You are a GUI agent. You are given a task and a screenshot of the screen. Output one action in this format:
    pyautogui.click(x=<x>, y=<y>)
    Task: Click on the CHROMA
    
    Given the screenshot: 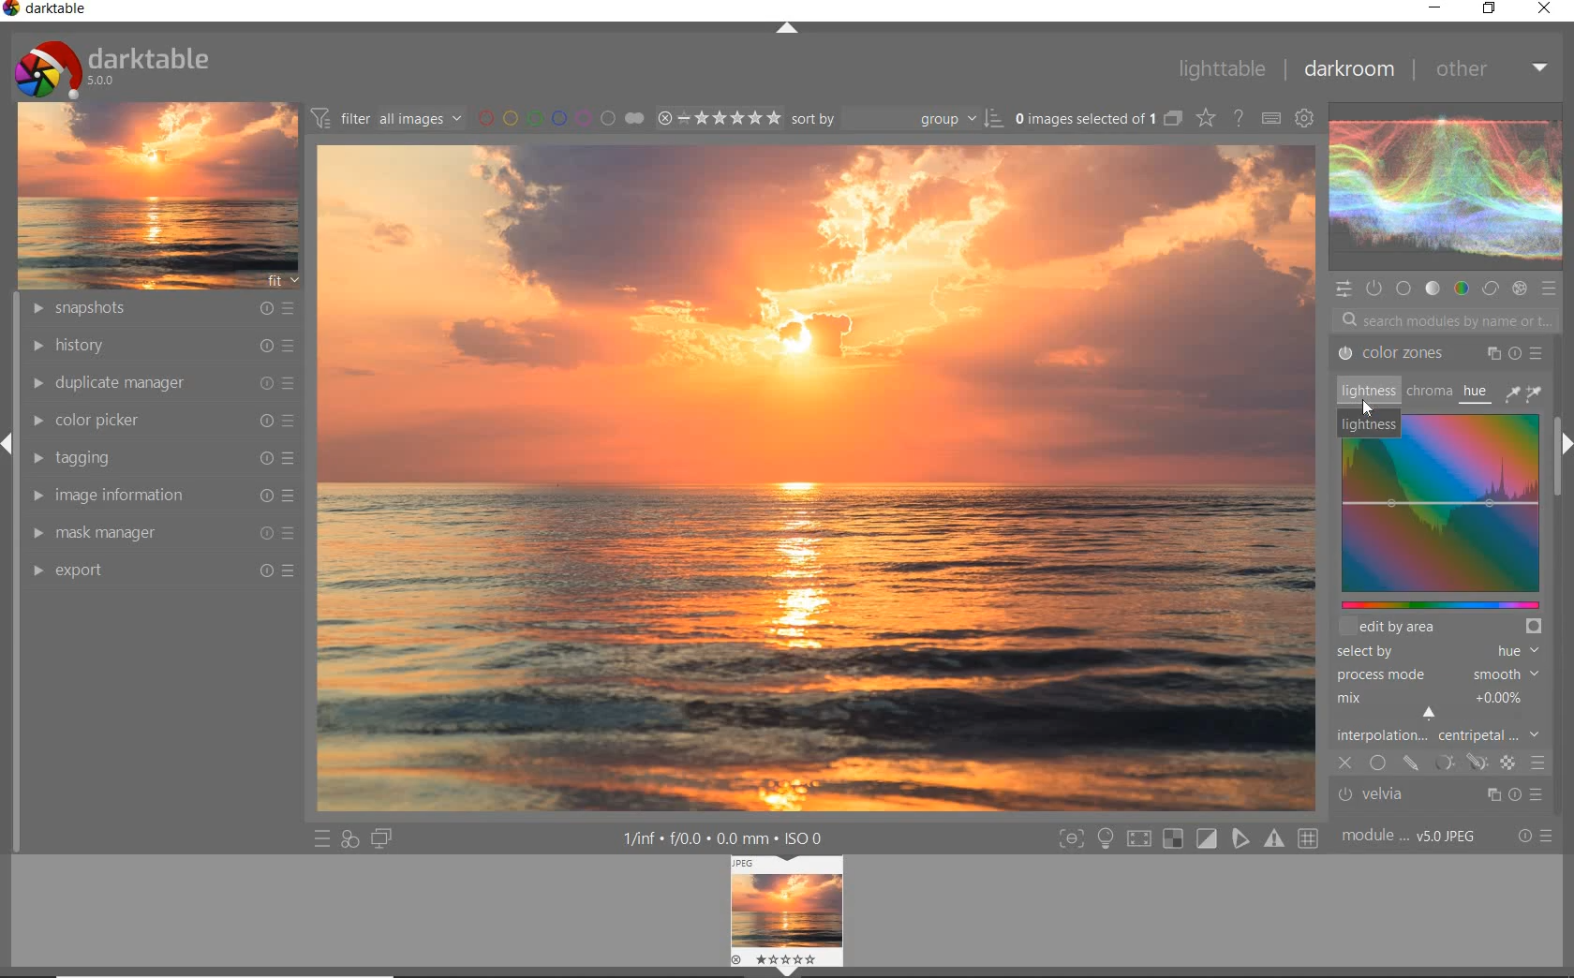 What is the action you would take?
    pyautogui.click(x=1428, y=392)
    